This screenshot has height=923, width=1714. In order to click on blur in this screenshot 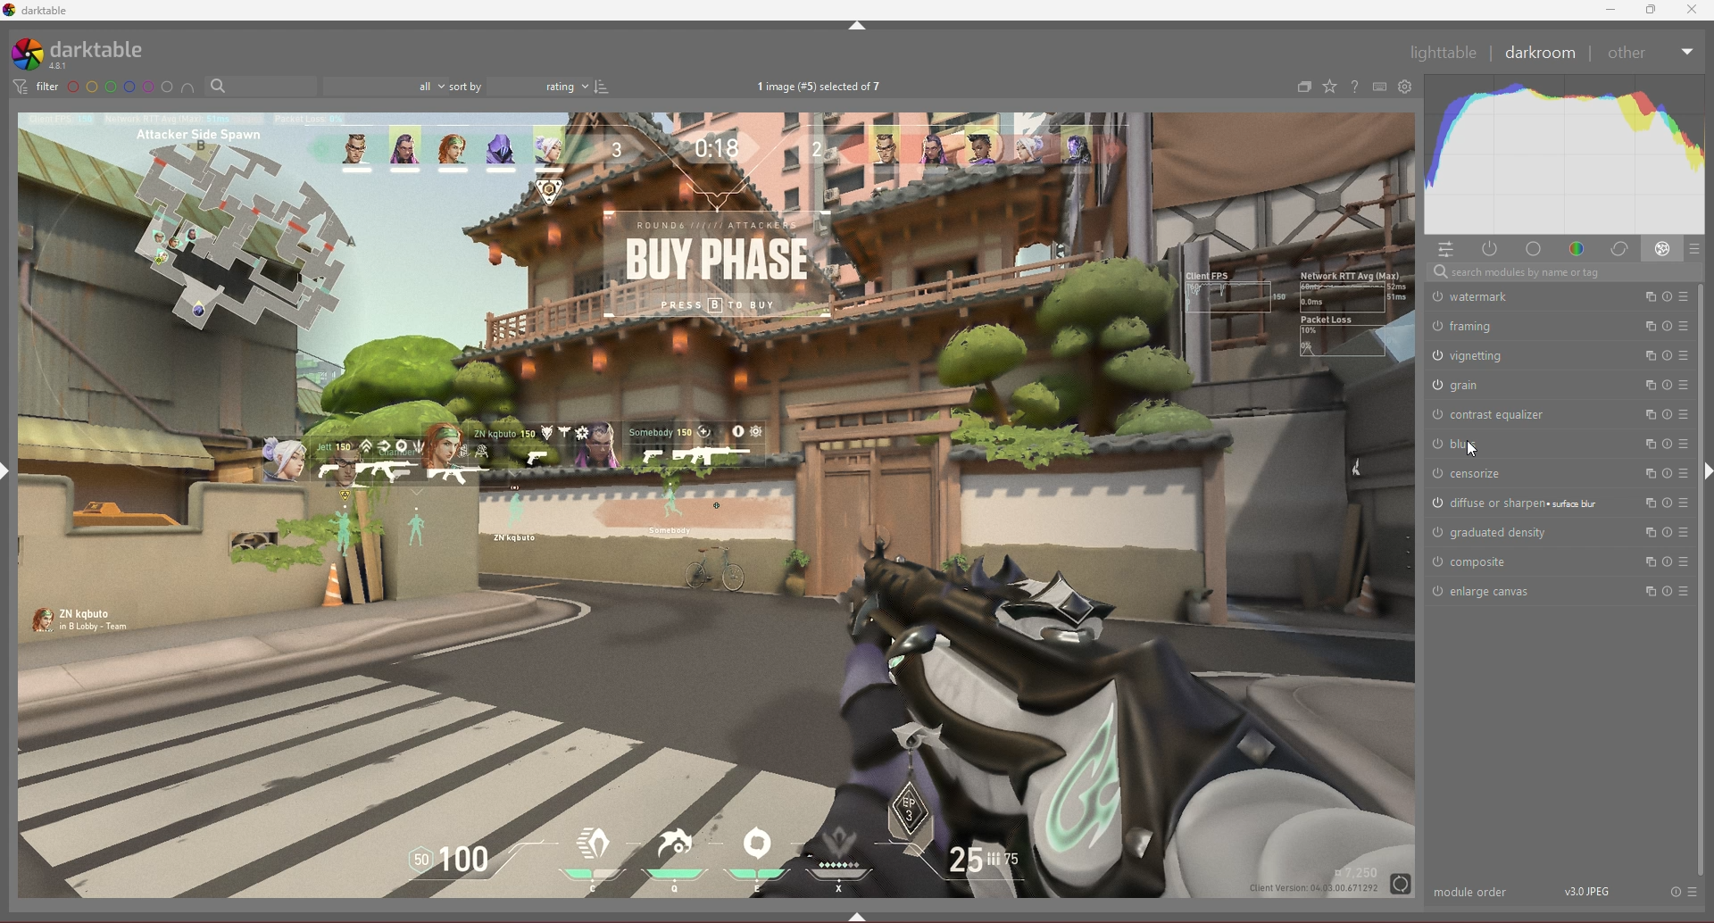, I will do `click(1498, 445)`.